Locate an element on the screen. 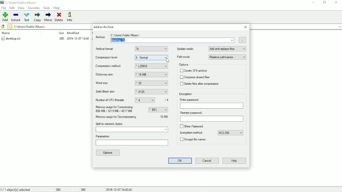  Add to Archive is located at coordinates (105, 27).